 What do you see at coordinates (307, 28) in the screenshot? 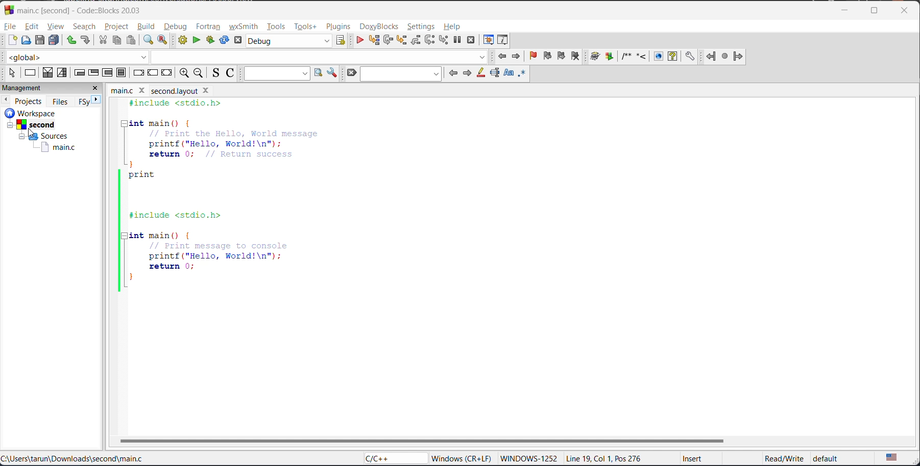
I see `tools+` at bounding box center [307, 28].